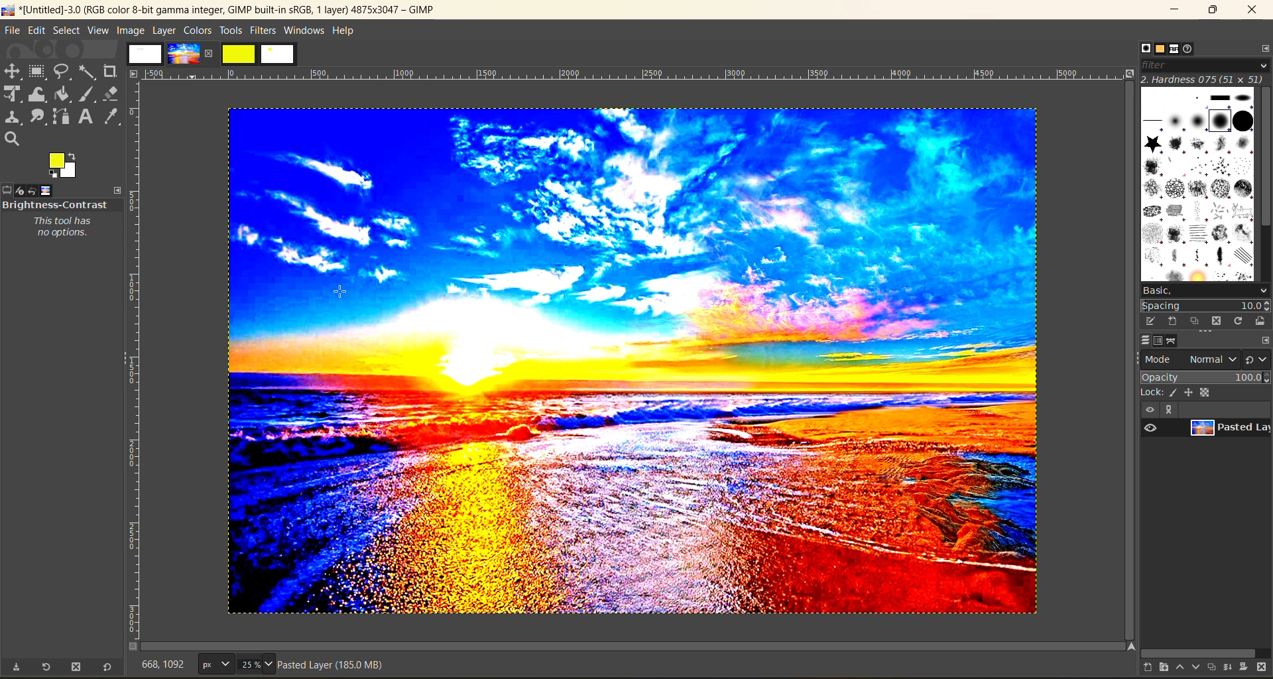  I want to click on image, so click(190, 52).